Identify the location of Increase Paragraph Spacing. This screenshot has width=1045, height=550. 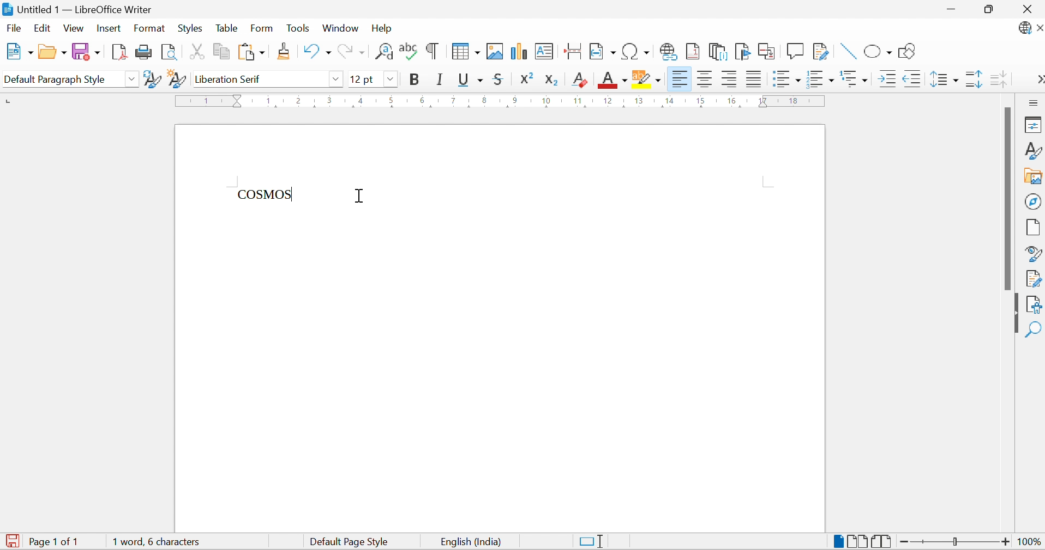
(973, 80).